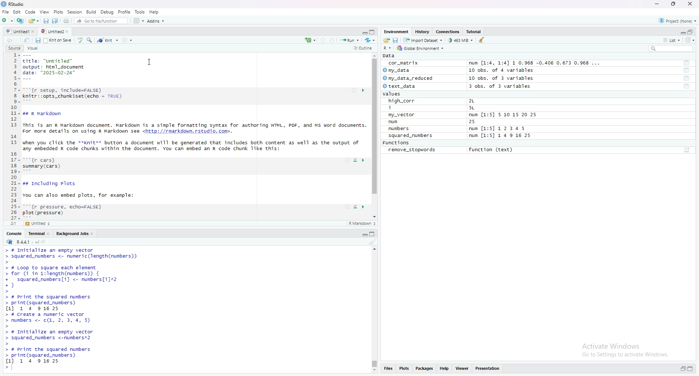  What do you see at coordinates (45, 242) in the screenshot?
I see `view the current working` at bounding box center [45, 242].